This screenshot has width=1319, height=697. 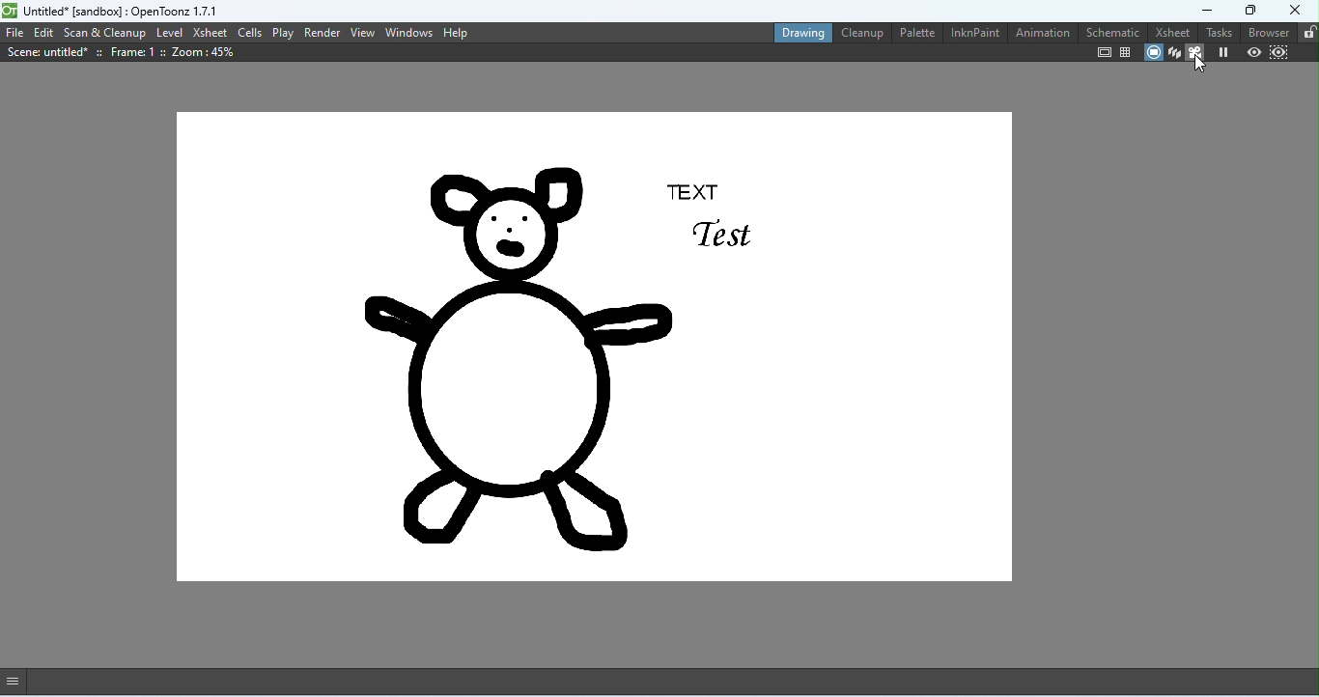 I want to click on tasks, so click(x=1218, y=31).